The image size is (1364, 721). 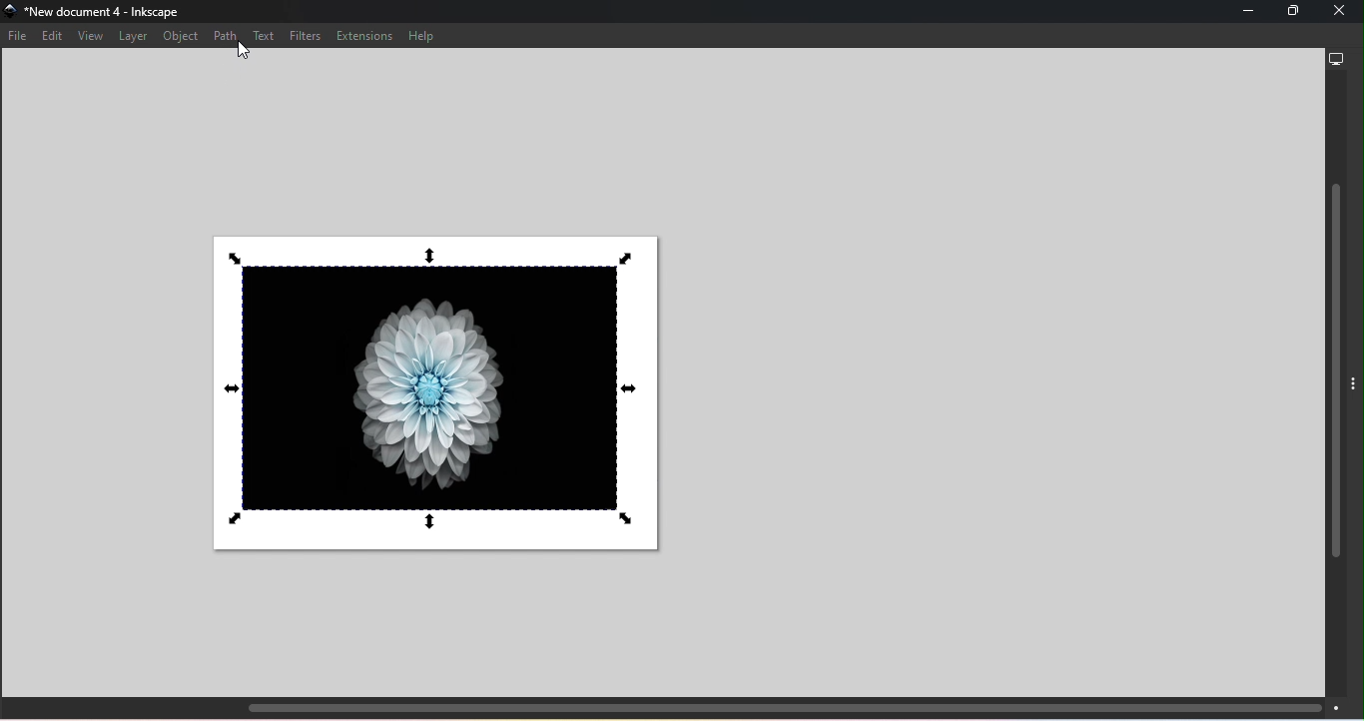 I want to click on Layer, so click(x=132, y=36).